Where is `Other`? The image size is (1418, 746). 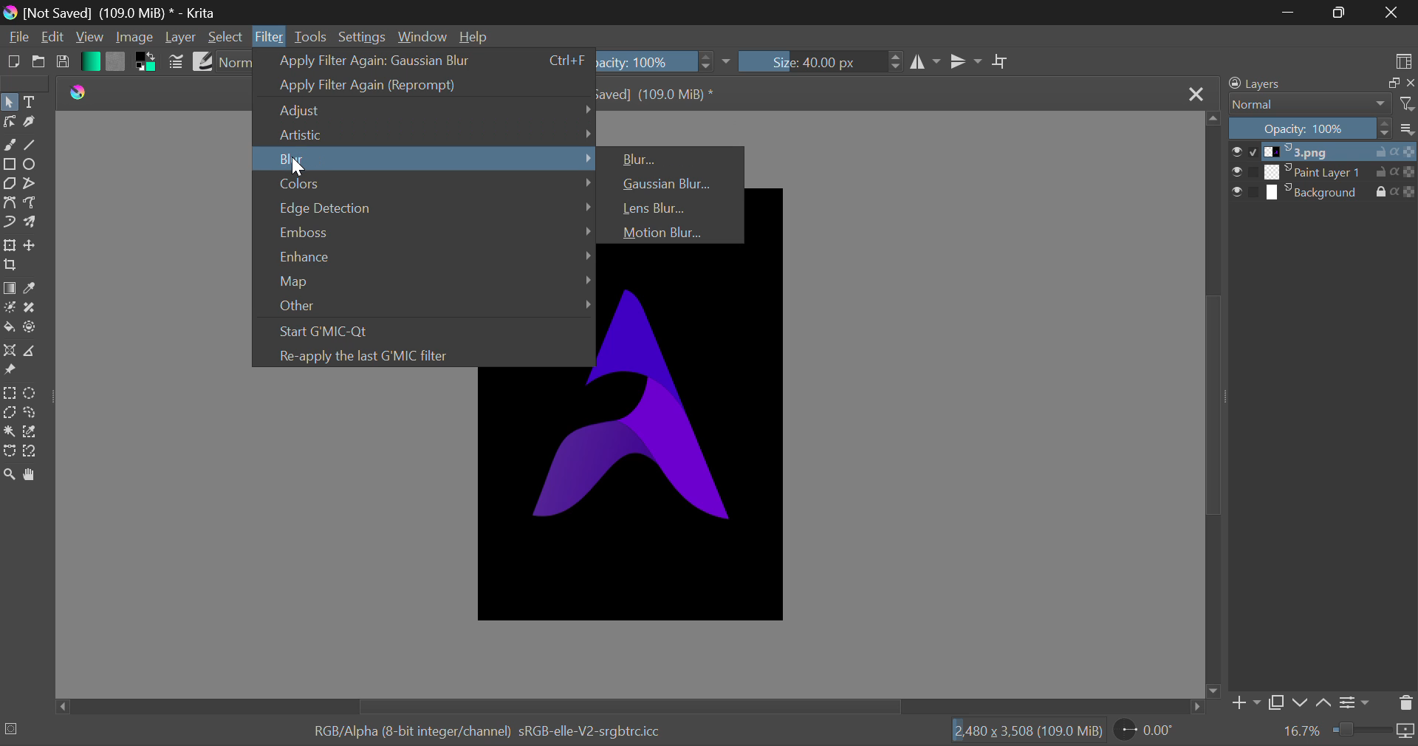 Other is located at coordinates (424, 307).